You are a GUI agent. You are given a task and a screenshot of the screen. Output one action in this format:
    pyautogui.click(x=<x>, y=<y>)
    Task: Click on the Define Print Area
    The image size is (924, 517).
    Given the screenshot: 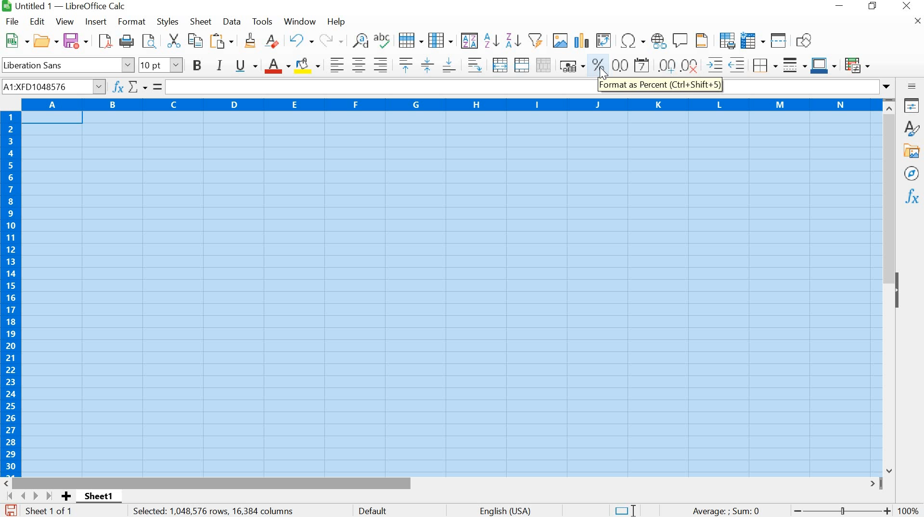 What is the action you would take?
    pyautogui.click(x=727, y=40)
    